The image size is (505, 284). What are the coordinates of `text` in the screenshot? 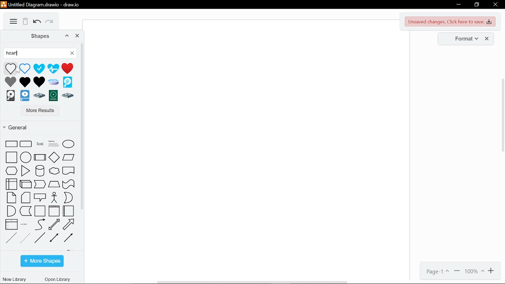 It's located at (40, 143).